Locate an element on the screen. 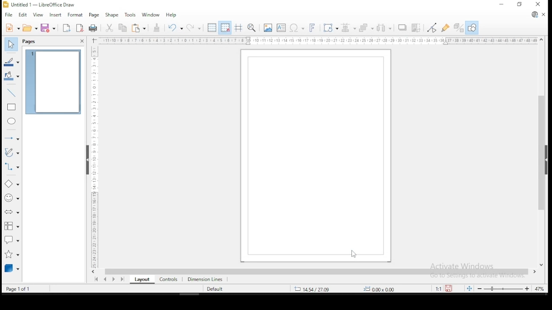  page 1 is located at coordinates (52, 82).